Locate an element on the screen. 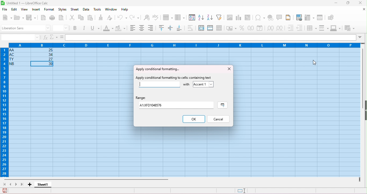 The image size is (367, 194). insert image is located at coordinates (230, 17).